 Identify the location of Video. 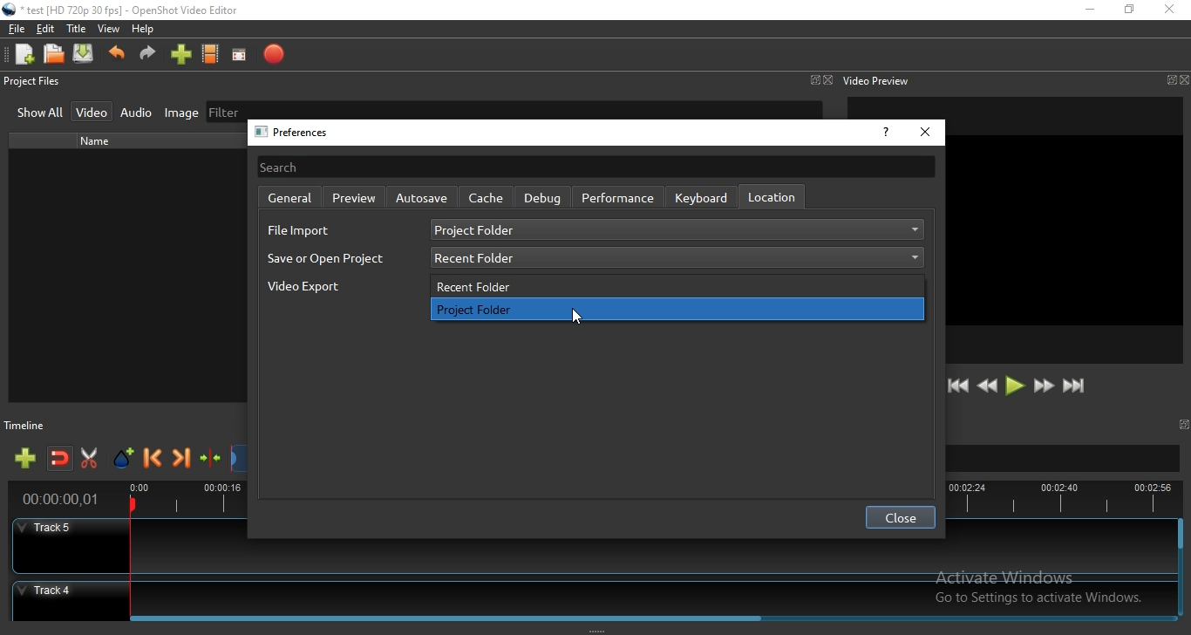
(93, 111).